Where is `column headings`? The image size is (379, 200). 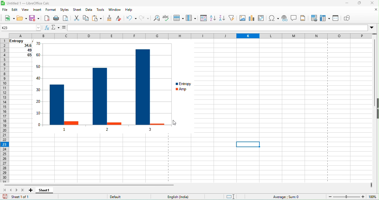
column headings is located at coordinates (190, 35).